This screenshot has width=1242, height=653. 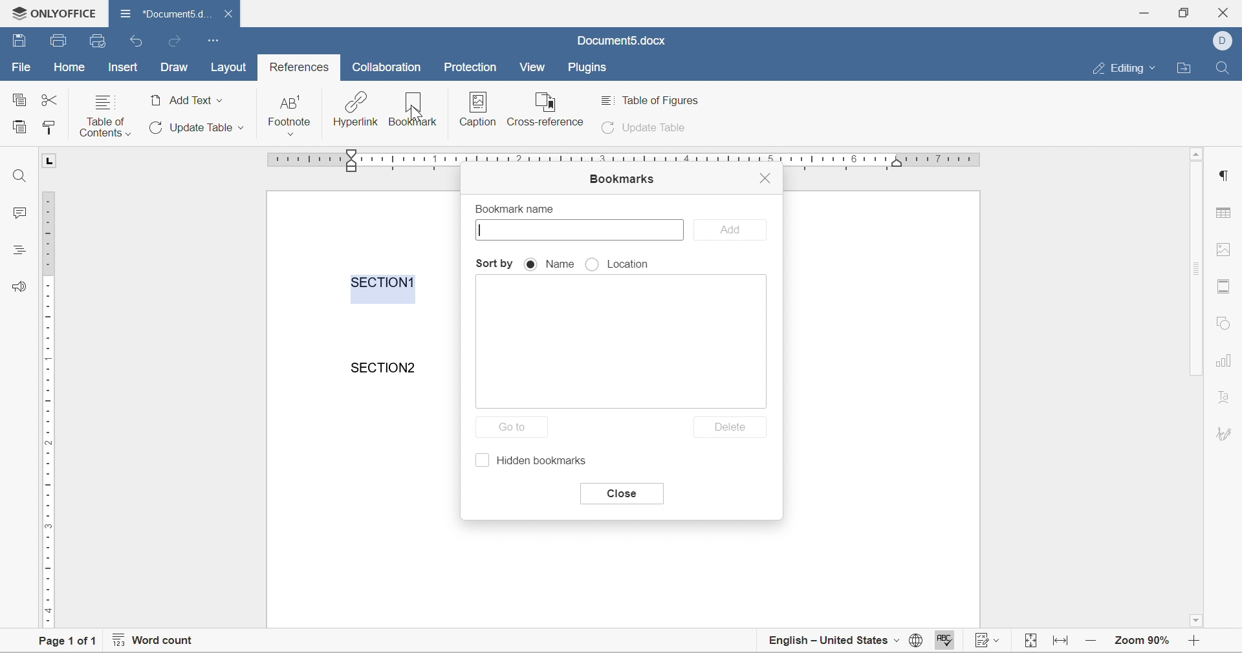 What do you see at coordinates (233, 67) in the screenshot?
I see `layout` at bounding box center [233, 67].